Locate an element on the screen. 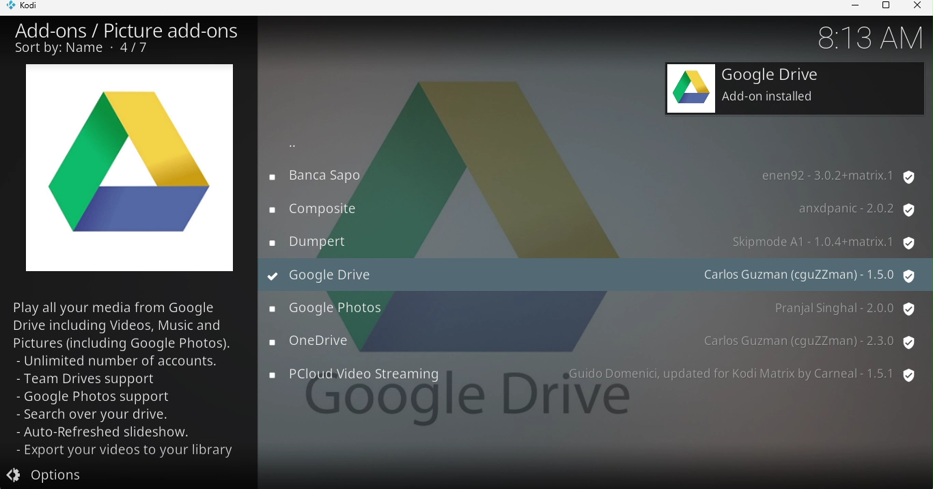 This screenshot has width=933, height=489. Play all you media from Google Drive including videos, Music and pictures (including google photos). -Unlimited number of accounts - Team Drives support - Google photos support Search over your drive - Auto-refreshed slideshow - Export your videos to your library is located at coordinates (126, 379).